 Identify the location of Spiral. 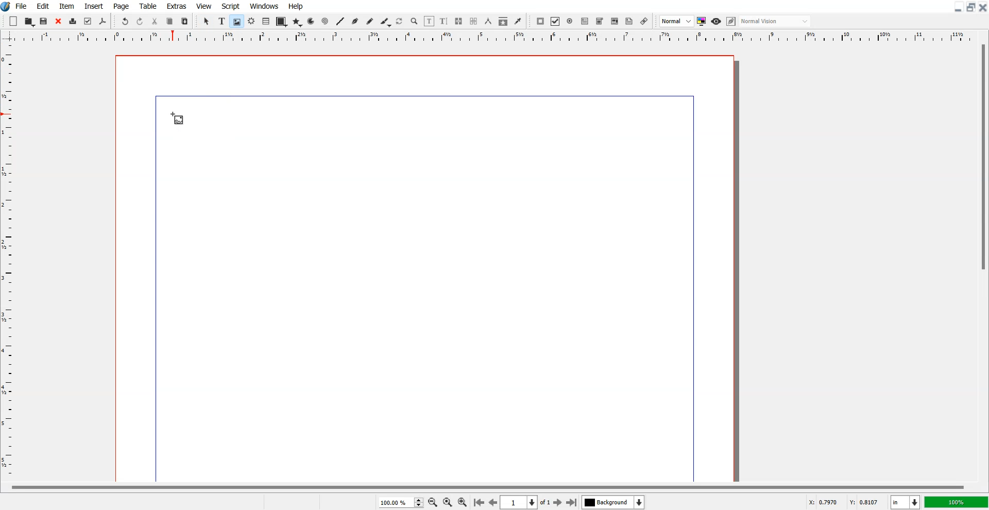
(325, 21).